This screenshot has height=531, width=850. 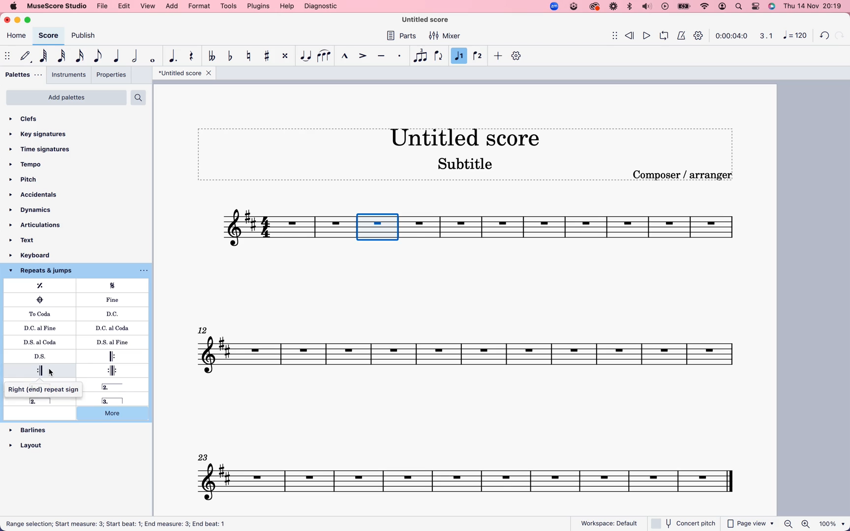 What do you see at coordinates (380, 227) in the screenshot?
I see `selected scale` at bounding box center [380, 227].